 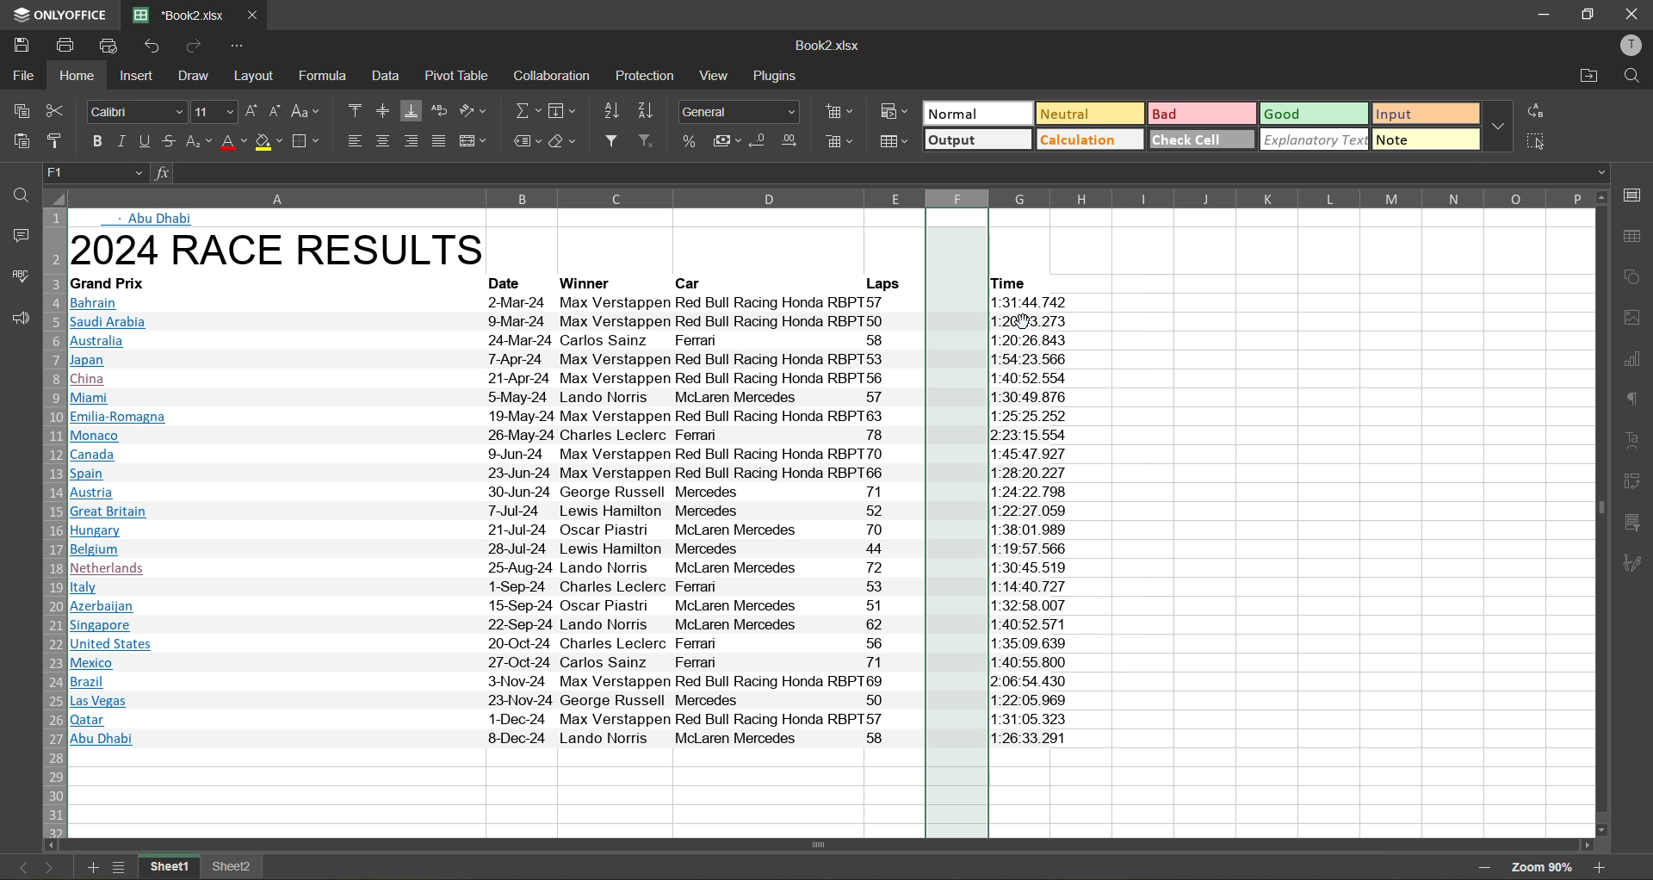 I want to click on Japan T7-Apr-24 Max Verstappen Red Bull Racing Honda RBPT53 1:54:23.566, so click(x=489, y=360).